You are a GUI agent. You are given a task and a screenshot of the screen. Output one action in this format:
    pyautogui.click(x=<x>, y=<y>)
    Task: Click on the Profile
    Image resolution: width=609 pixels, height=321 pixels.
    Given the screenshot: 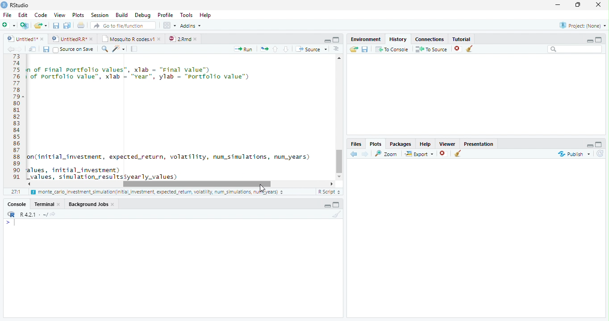 What is the action you would take?
    pyautogui.click(x=165, y=15)
    